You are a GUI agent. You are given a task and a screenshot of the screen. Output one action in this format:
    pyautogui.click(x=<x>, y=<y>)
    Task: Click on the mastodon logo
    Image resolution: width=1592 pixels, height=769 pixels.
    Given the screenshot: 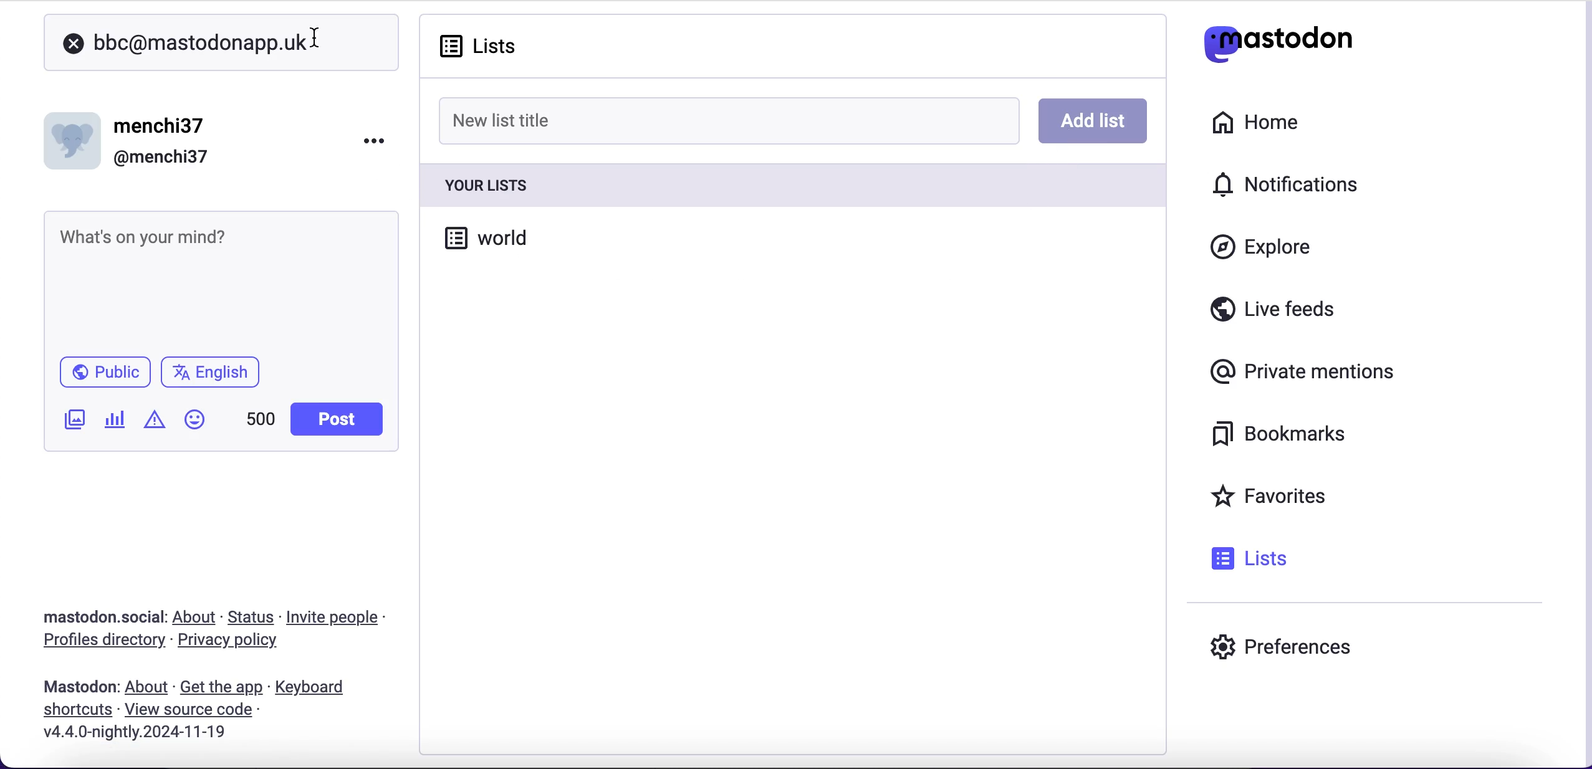 What is the action you would take?
    pyautogui.click(x=1278, y=41)
    